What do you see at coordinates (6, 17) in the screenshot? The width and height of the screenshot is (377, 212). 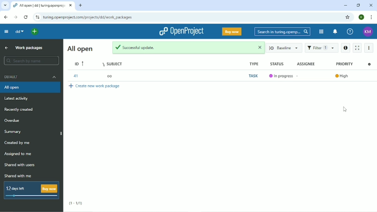 I see `Back` at bounding box center [6, 17].